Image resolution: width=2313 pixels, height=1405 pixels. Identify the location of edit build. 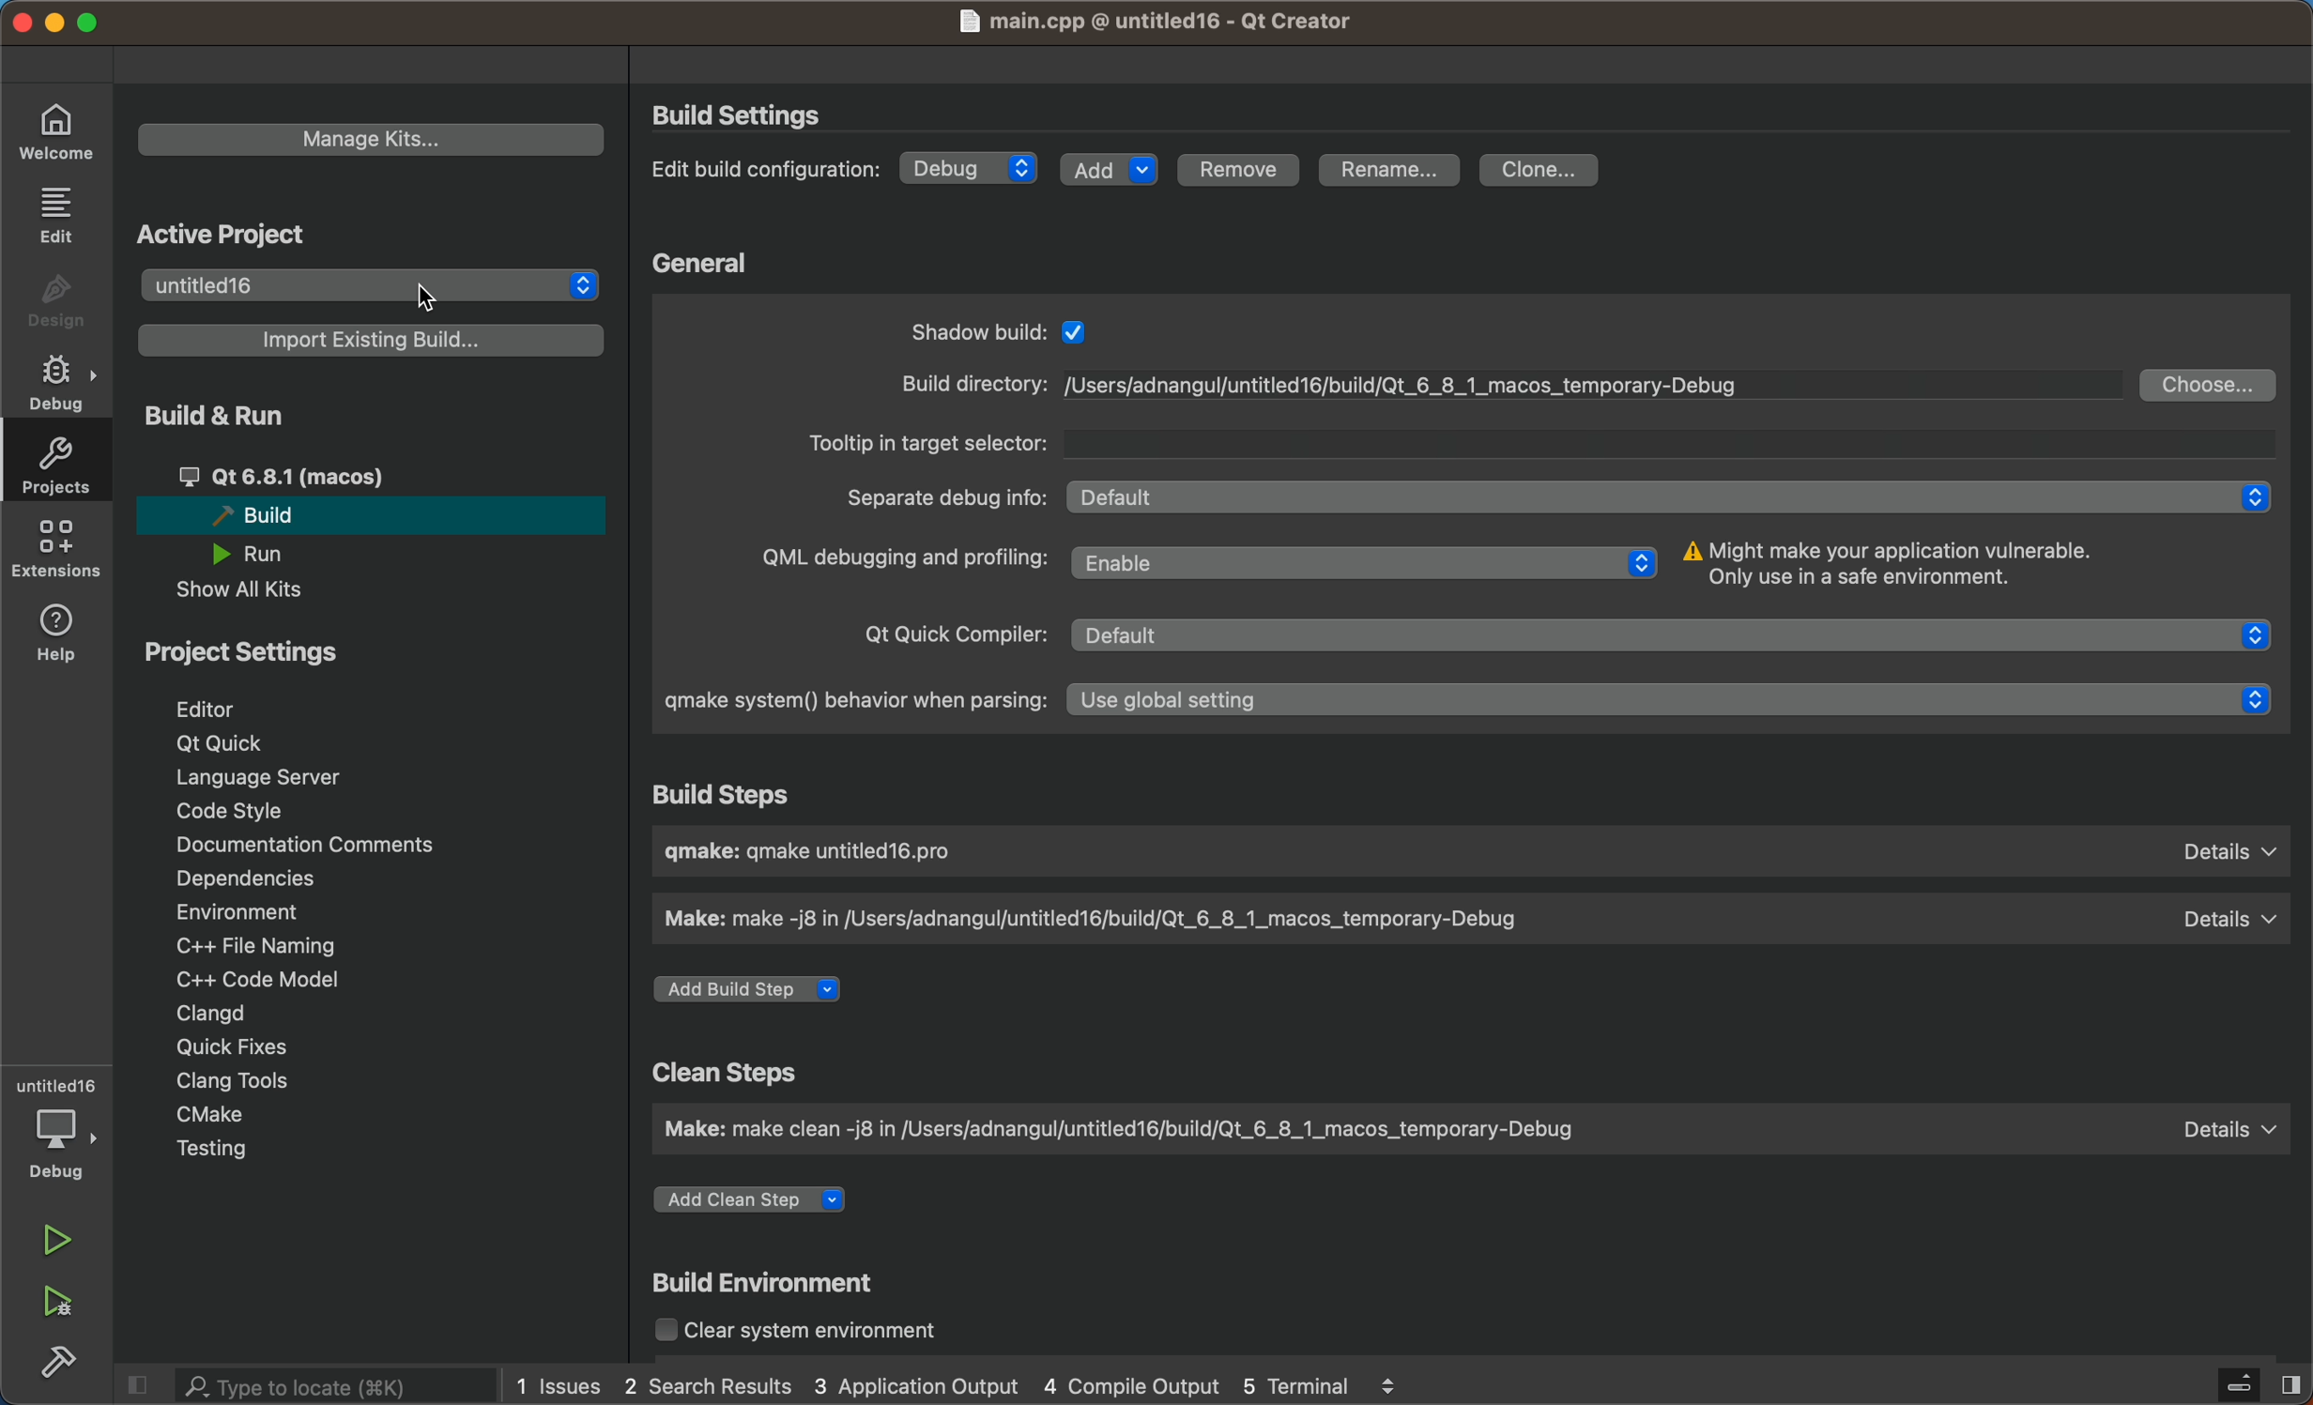
(768, 168).